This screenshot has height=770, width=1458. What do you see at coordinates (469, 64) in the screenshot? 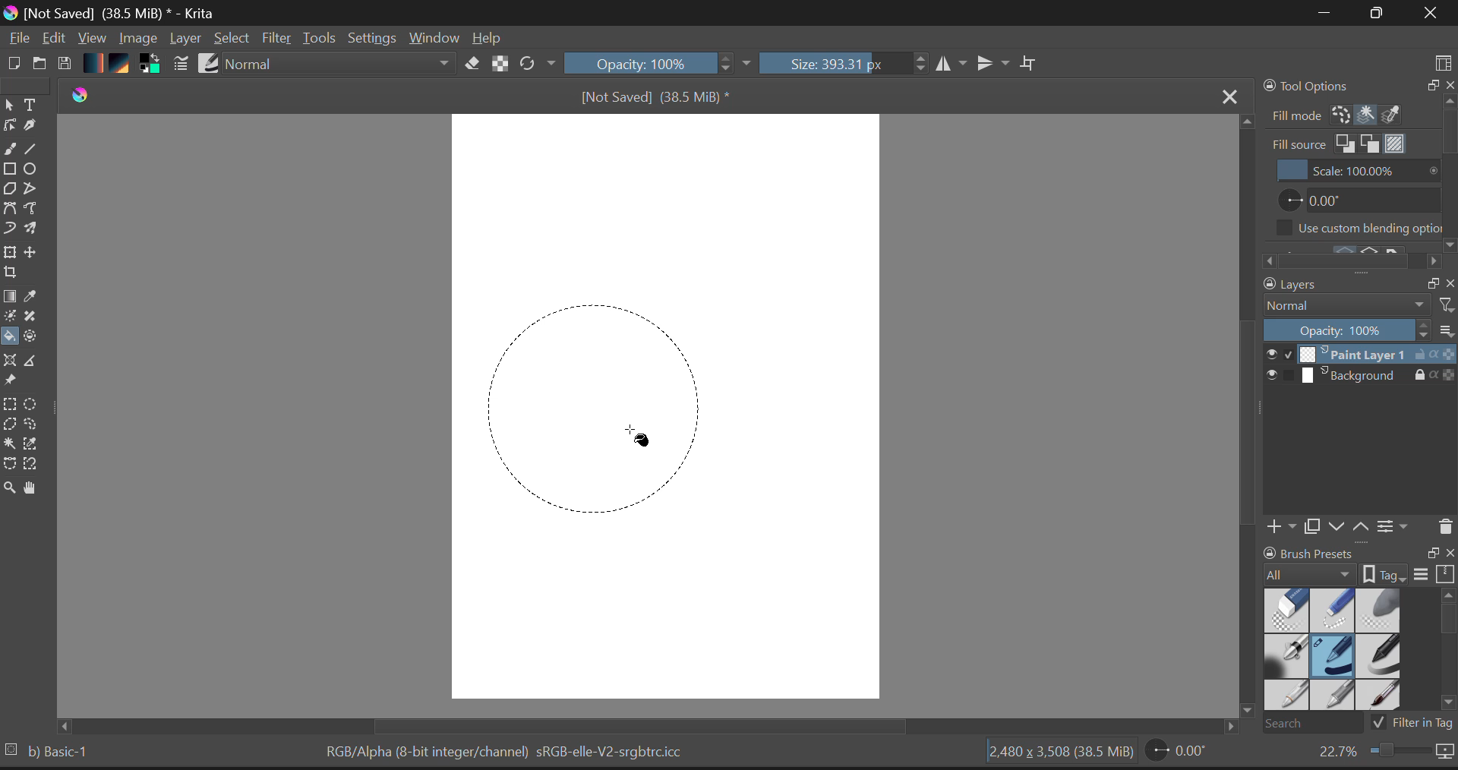
I see `Eraser` at bounding box center [469, 64].